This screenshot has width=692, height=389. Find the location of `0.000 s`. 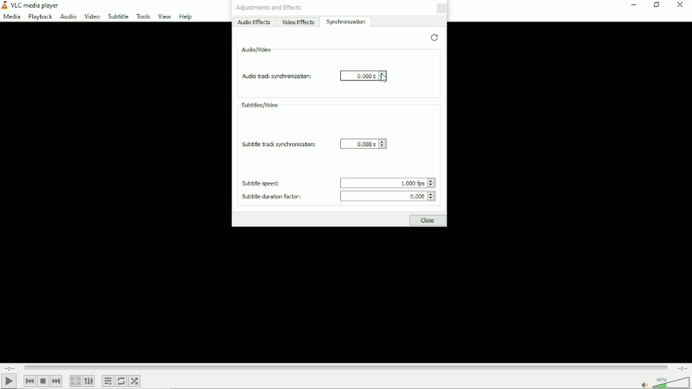

0.000 s is located at coordinates (362, 75).